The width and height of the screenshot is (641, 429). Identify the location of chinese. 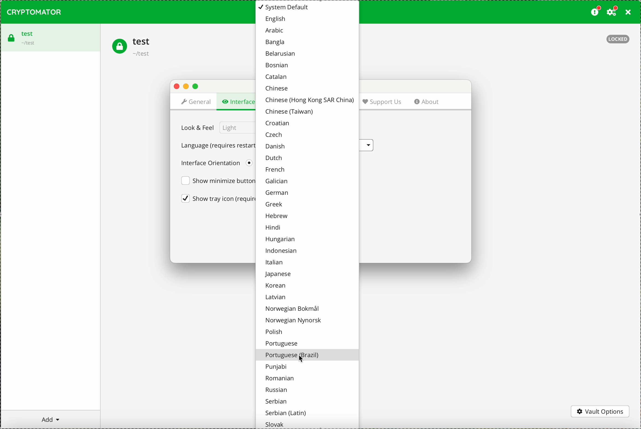
(276, 89).